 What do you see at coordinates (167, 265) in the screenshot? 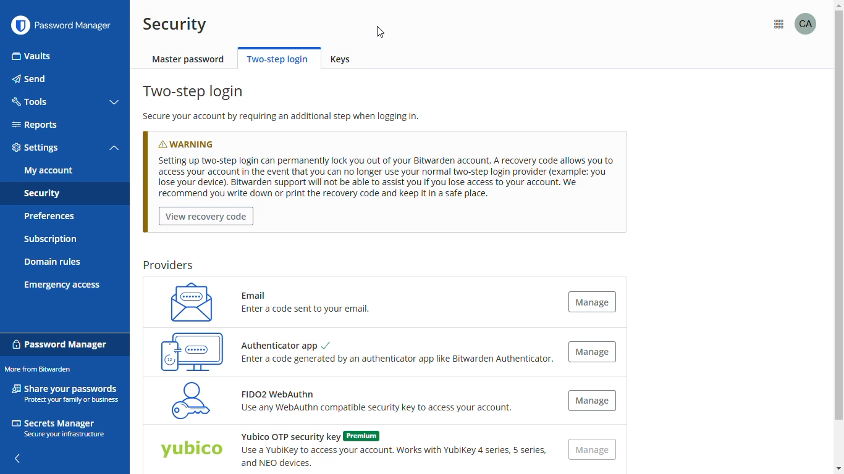
I see `providers` at bounding box center [167, 265].